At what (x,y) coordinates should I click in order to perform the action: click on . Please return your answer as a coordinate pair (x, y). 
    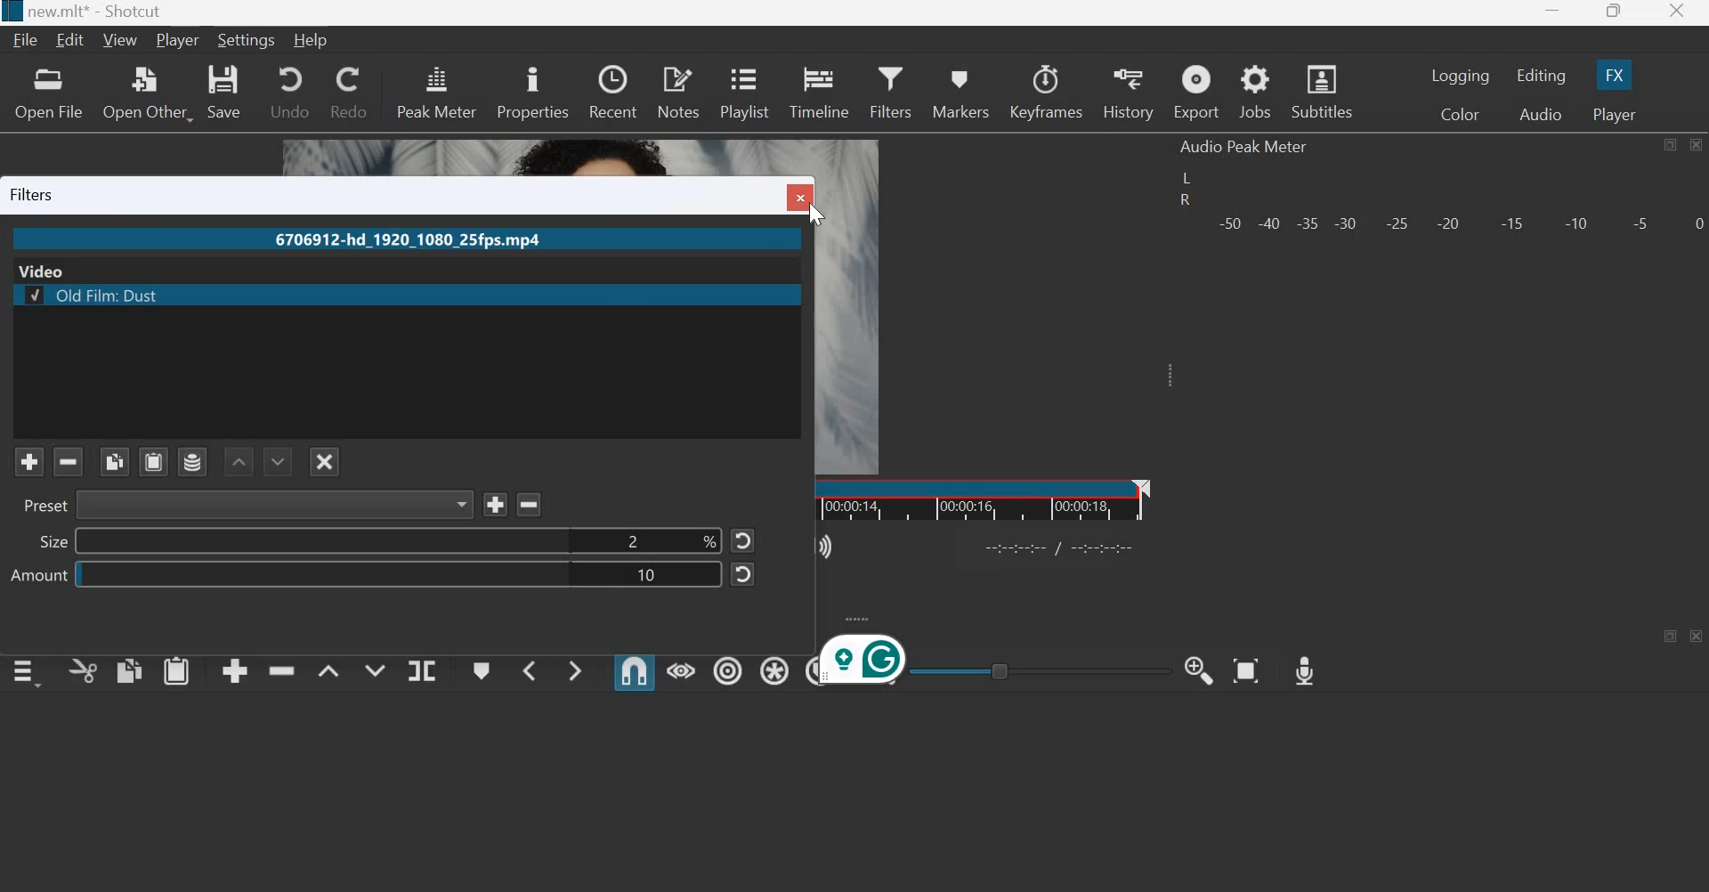
    Looking at the image, I should click on (534, 503).